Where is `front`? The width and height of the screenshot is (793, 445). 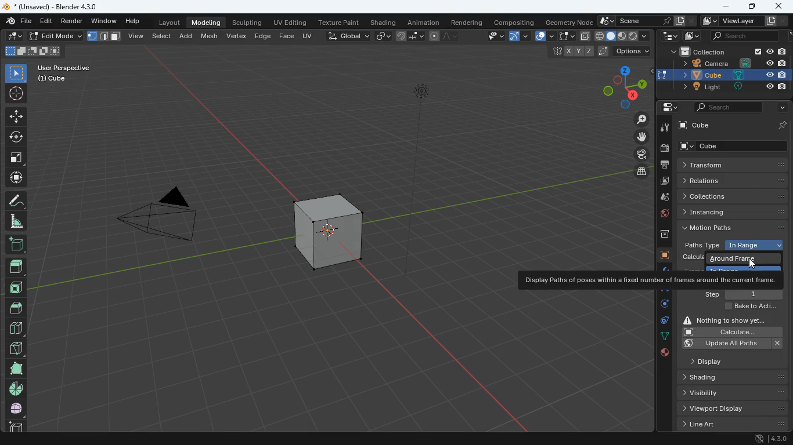
front is located at coordinates (18, 285).